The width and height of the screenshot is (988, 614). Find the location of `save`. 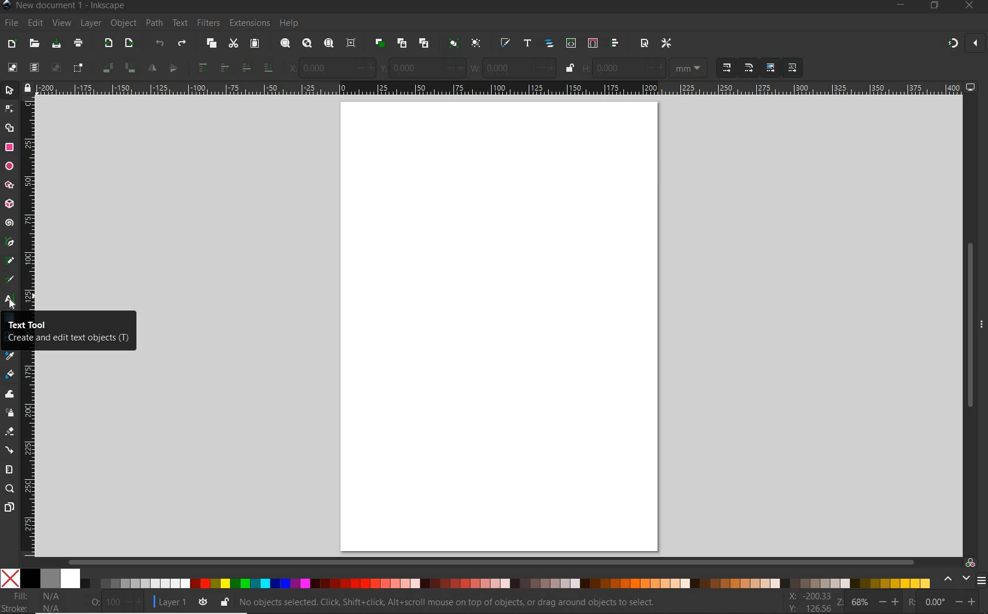

save is located at coordinates (56, 44).